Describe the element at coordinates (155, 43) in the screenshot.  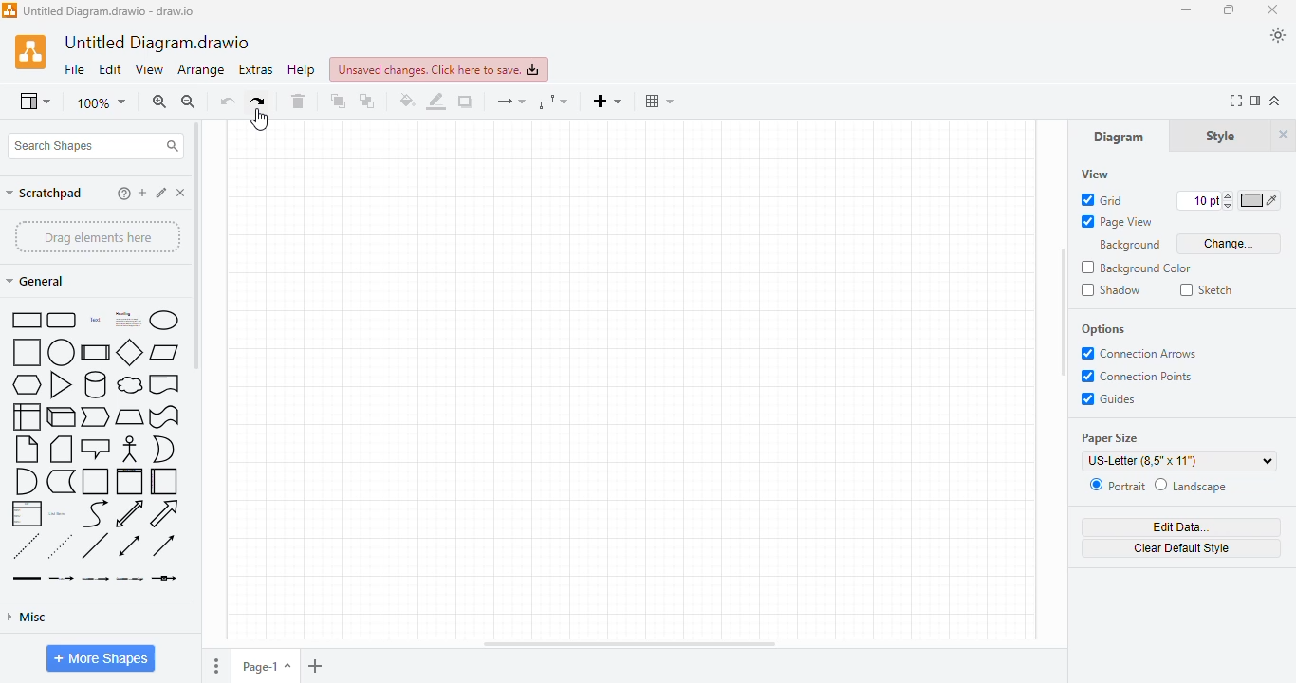
I see `title` at that location.